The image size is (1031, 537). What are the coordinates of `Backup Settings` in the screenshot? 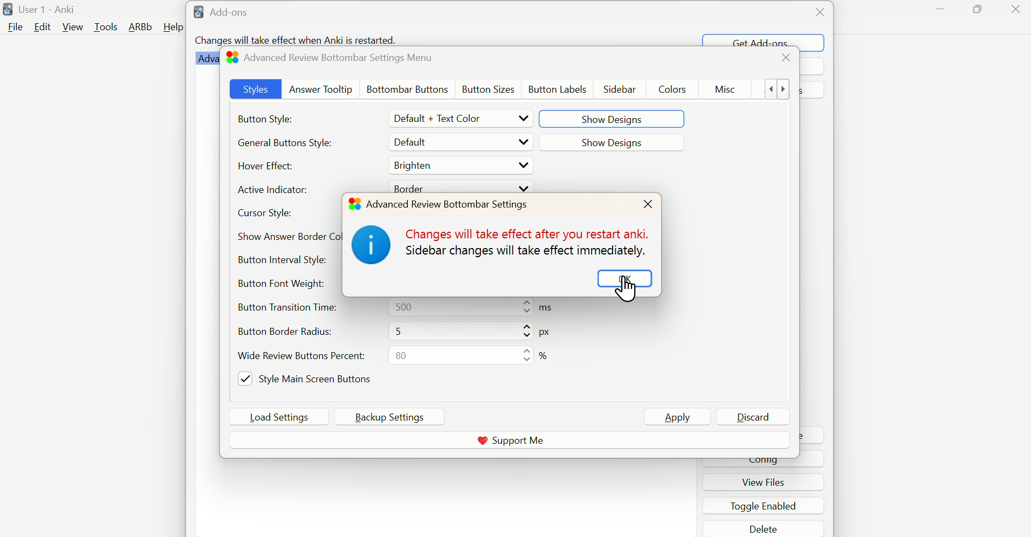 It's located at (390, 417).